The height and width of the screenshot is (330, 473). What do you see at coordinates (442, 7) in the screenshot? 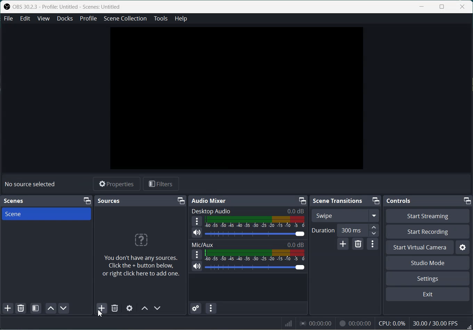
I see `Maximize` at bounding box center [442, 7].